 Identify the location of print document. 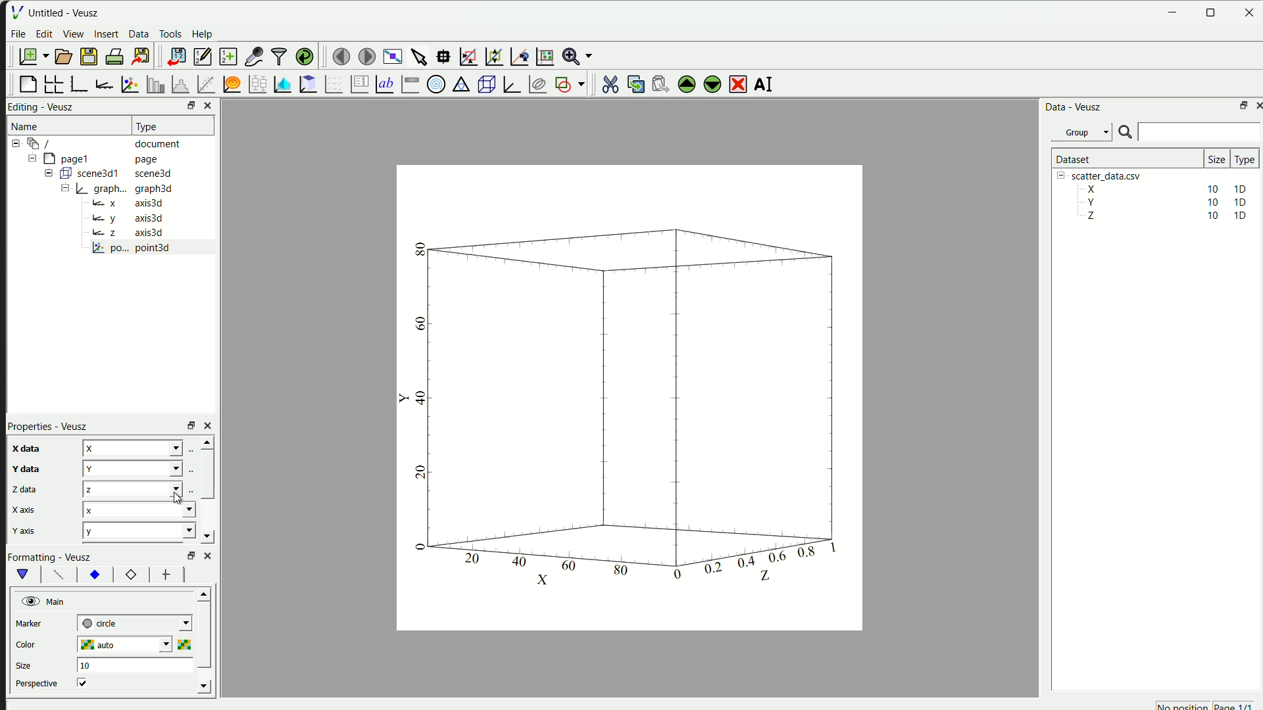
(114, 57).